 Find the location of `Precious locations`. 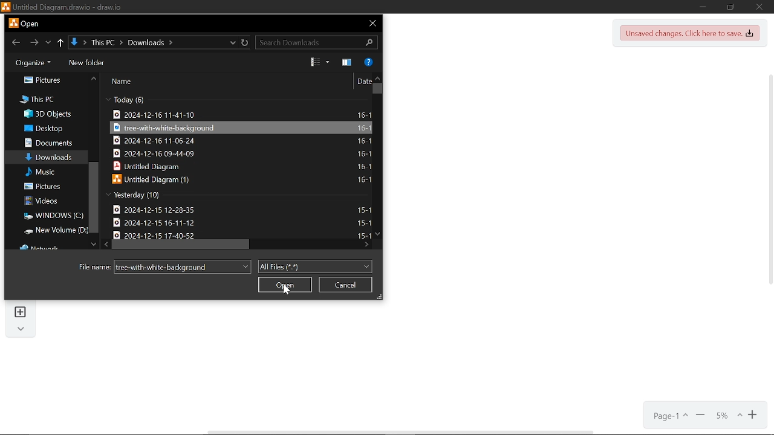

Precious locations is located at coordinates (233, 43).